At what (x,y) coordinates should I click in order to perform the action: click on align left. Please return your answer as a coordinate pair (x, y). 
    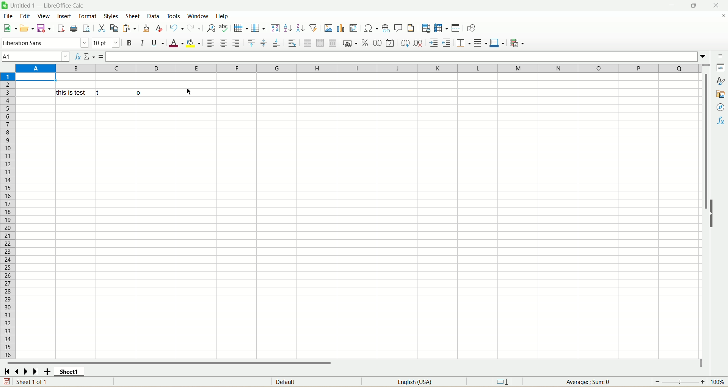
    Looking at the image, I should click on (212, 43).